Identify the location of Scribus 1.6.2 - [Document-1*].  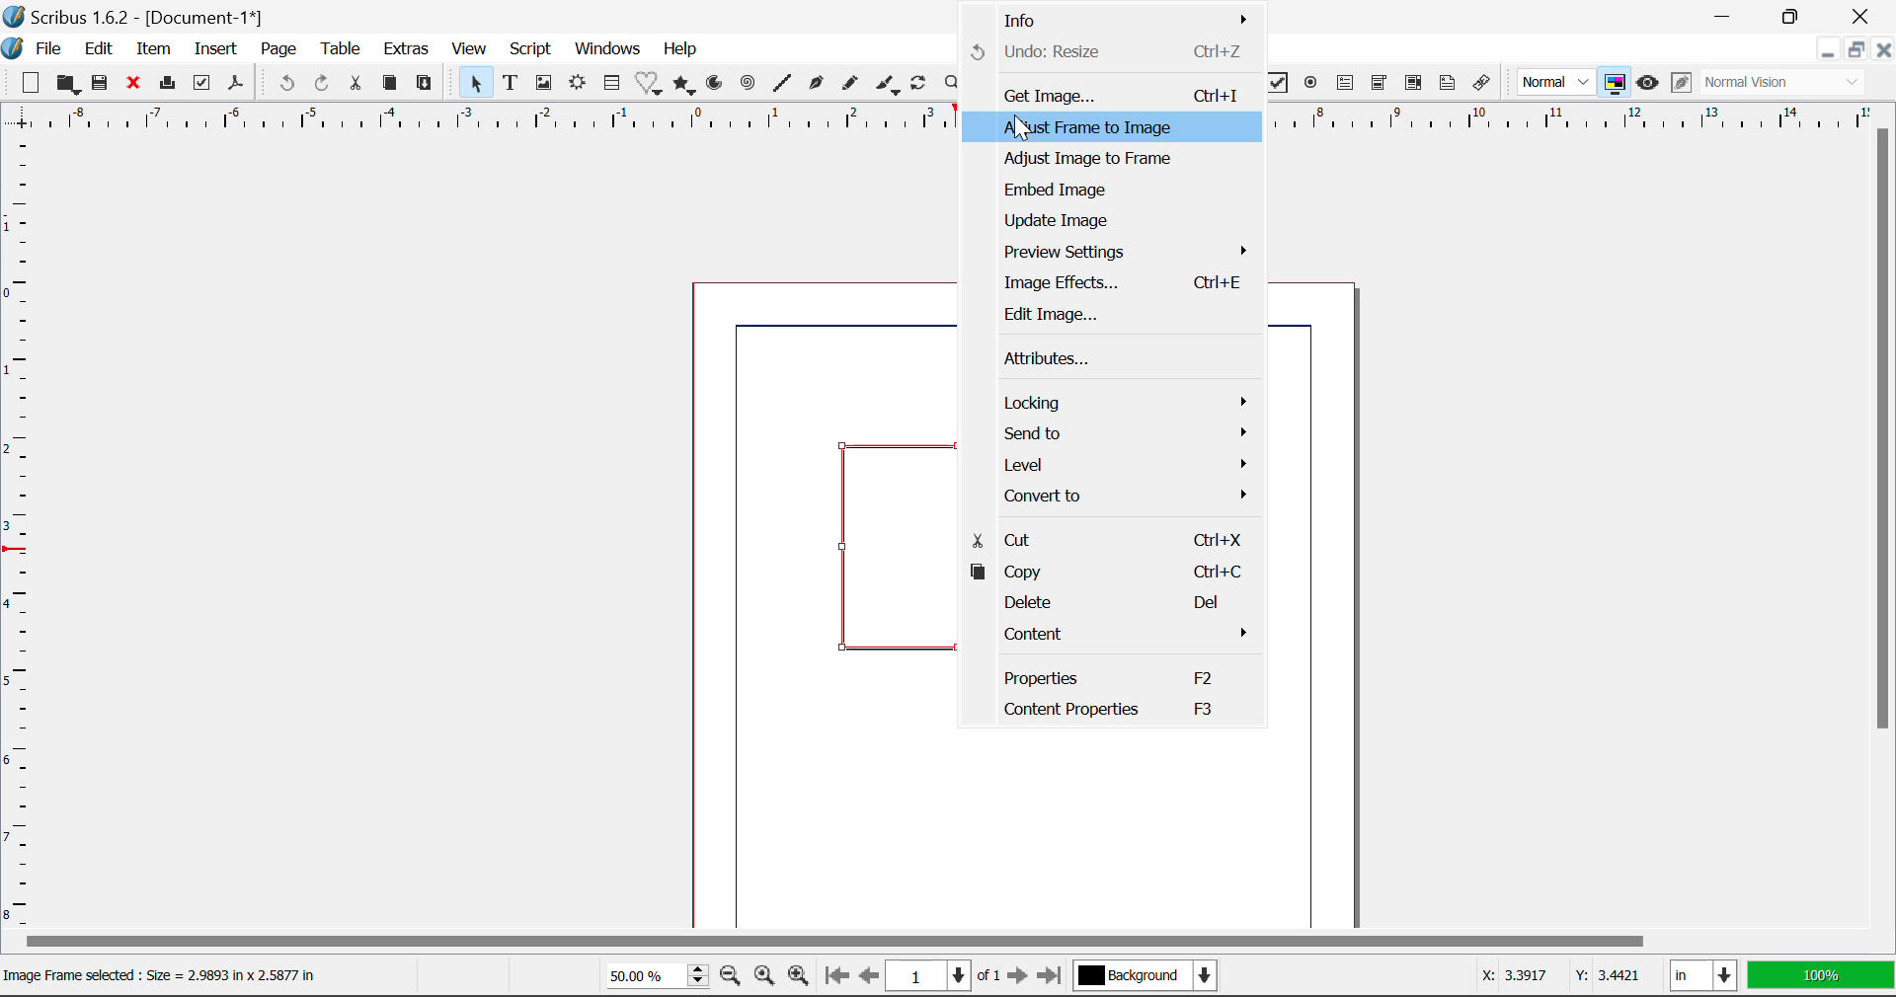
(152, 19).